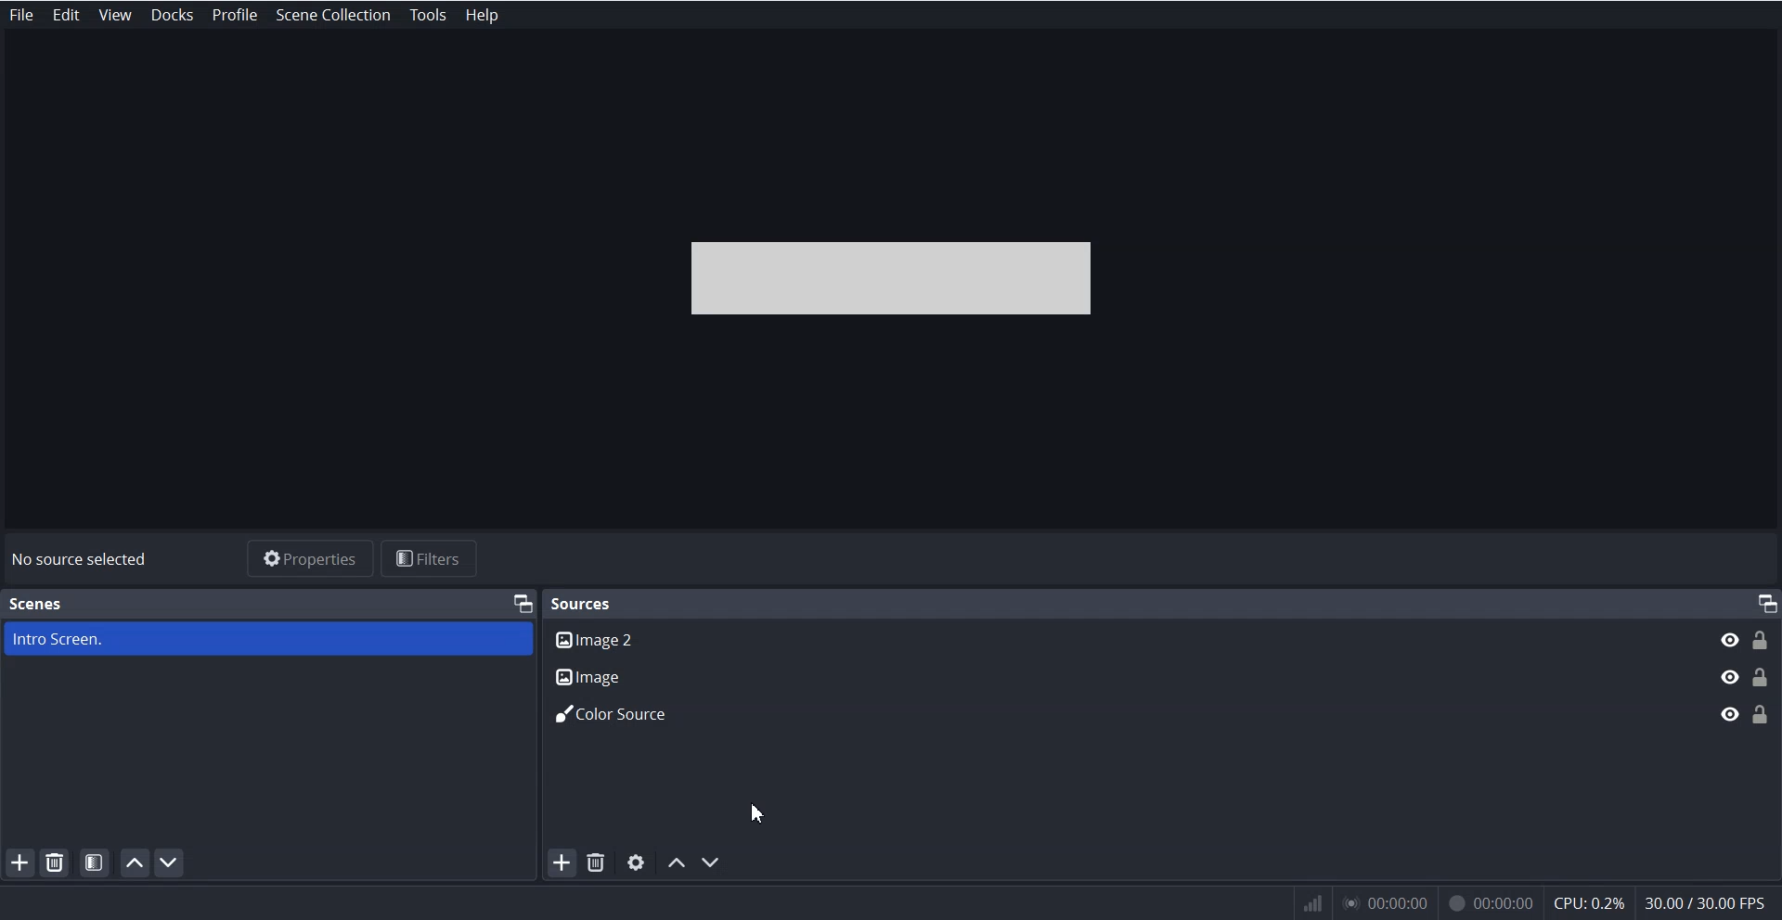  Describe the element at coordinates (522, 602) in the screenshot. I see `Maximize` at that location.